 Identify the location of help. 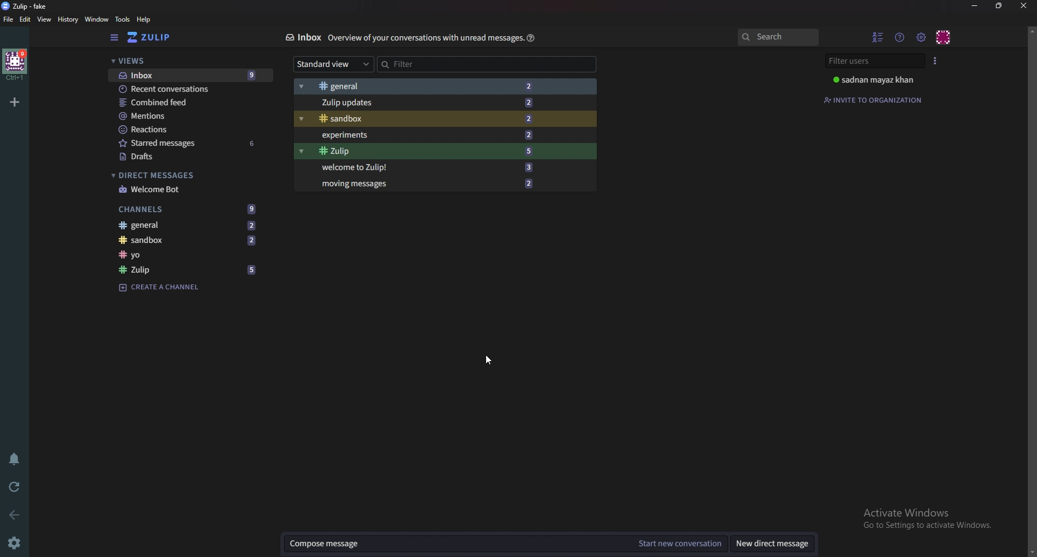
(532, 39).